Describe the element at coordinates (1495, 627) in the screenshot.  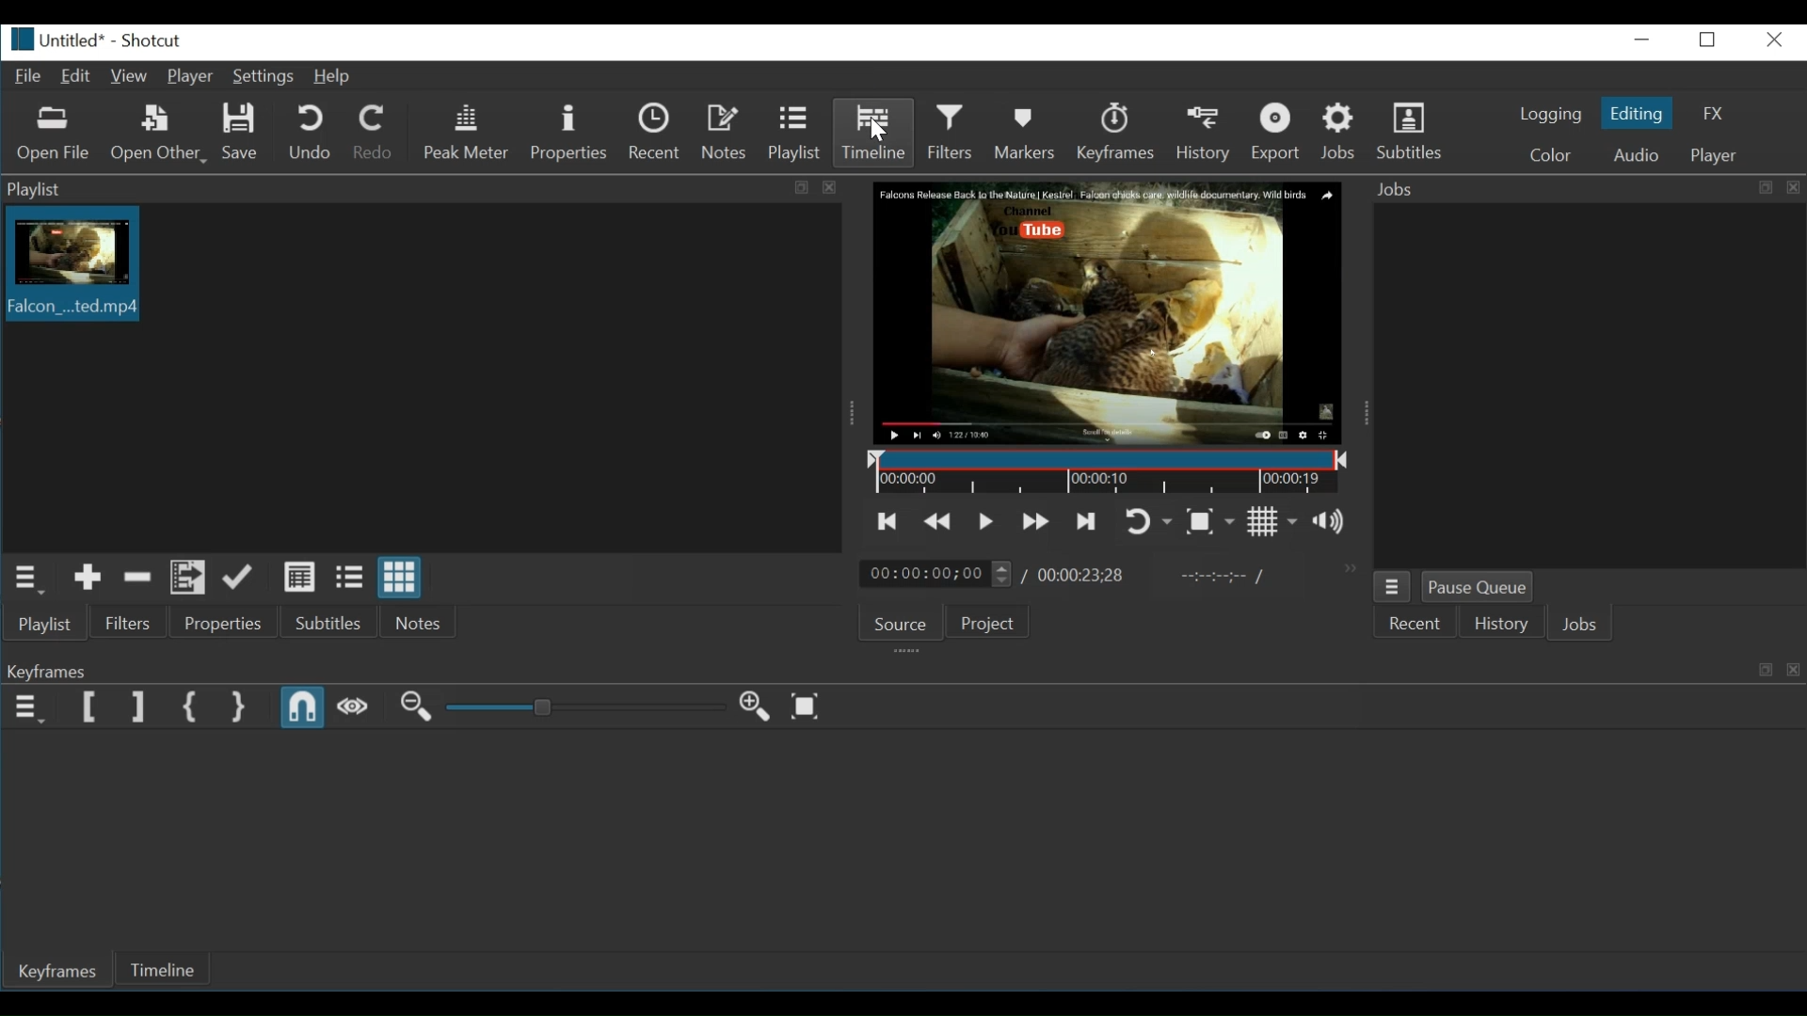
I see `History` at that location.